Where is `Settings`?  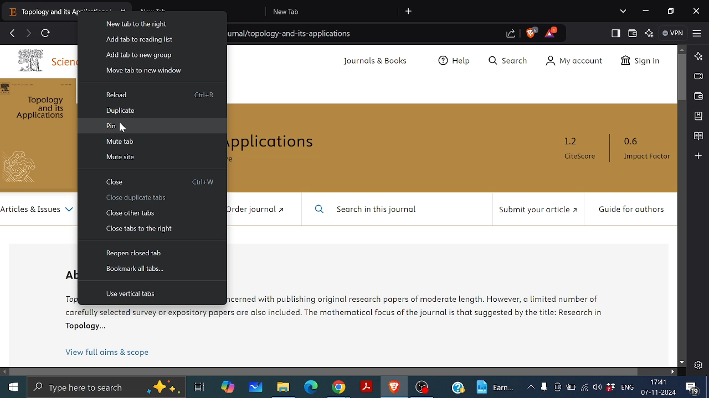
Settings is located at coordinates (698, 364).